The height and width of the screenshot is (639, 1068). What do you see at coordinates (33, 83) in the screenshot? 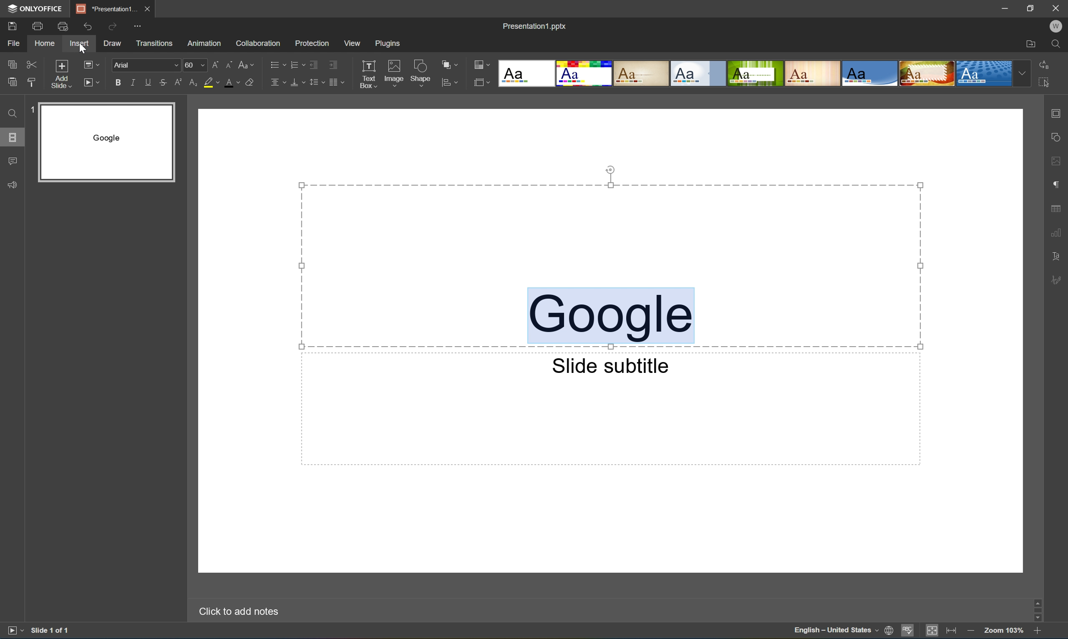
I see `Copy style` at bounding box center [33, 83].